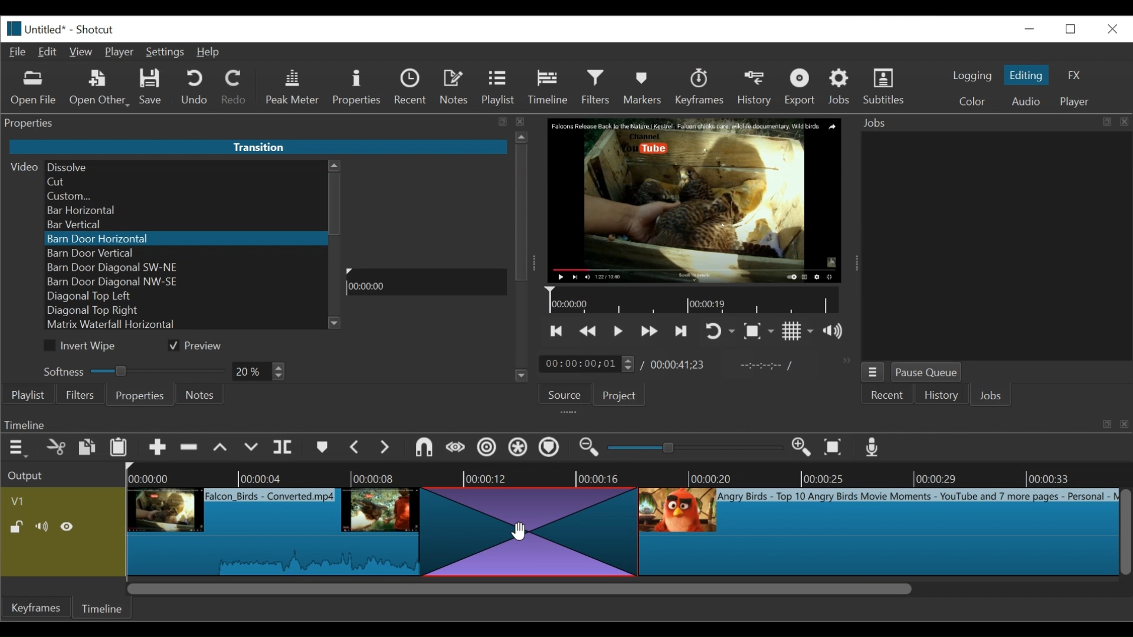 This screenshot has width=1133, height=637. What do you see at coordinates (285, 446) in the screenshot?
I see `Split at Playhead` at bounding box center [285, 446].